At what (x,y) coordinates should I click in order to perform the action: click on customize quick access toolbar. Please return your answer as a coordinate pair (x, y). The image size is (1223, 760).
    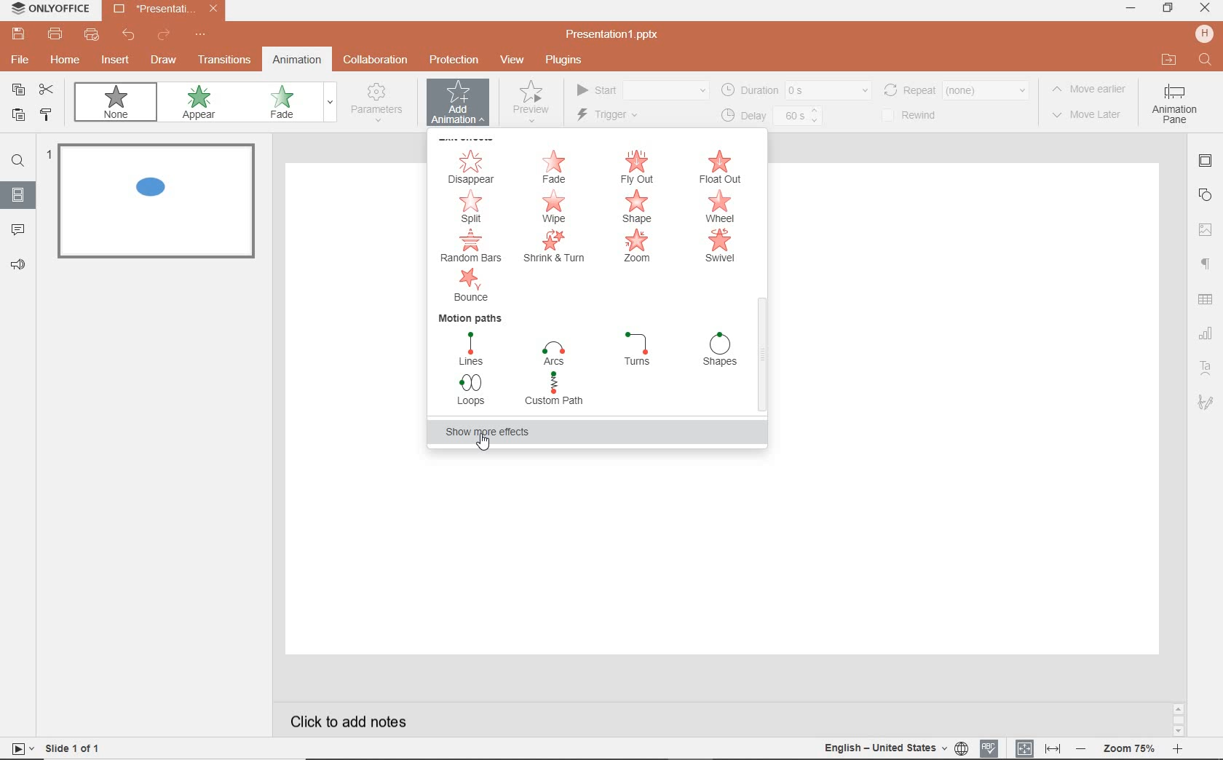
    Looking at the image, I should click on (201, 36).